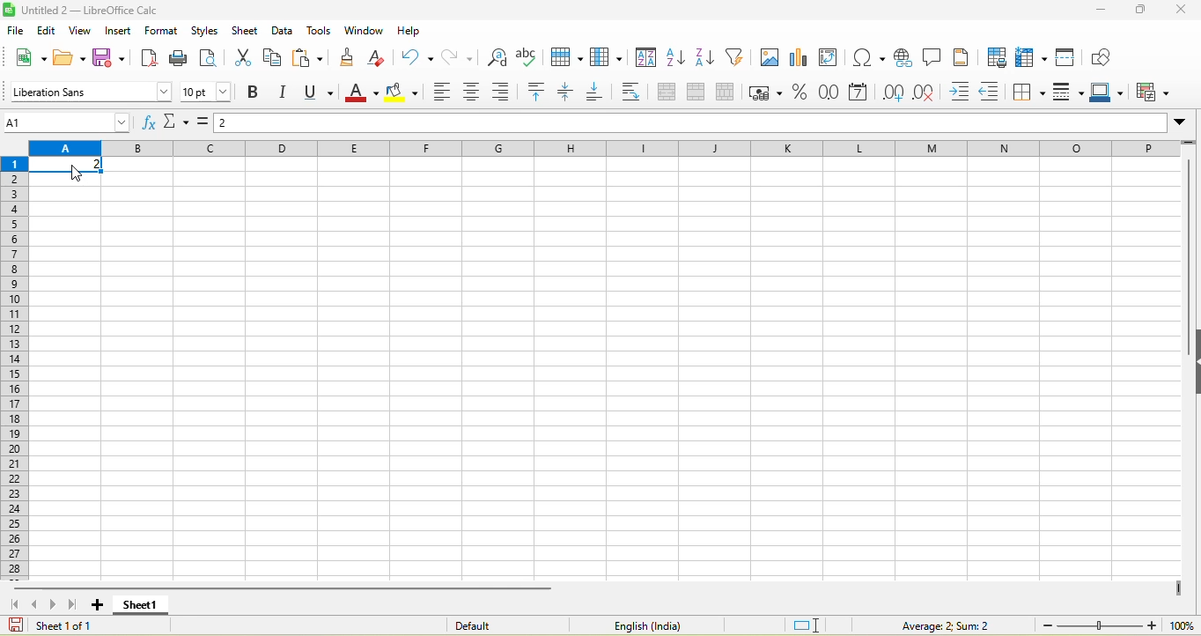 The image size is (1201, 636). What do you see at coordinates (310, 58) in the screenshot?
I see `paste` at bounding box center [310, 58].